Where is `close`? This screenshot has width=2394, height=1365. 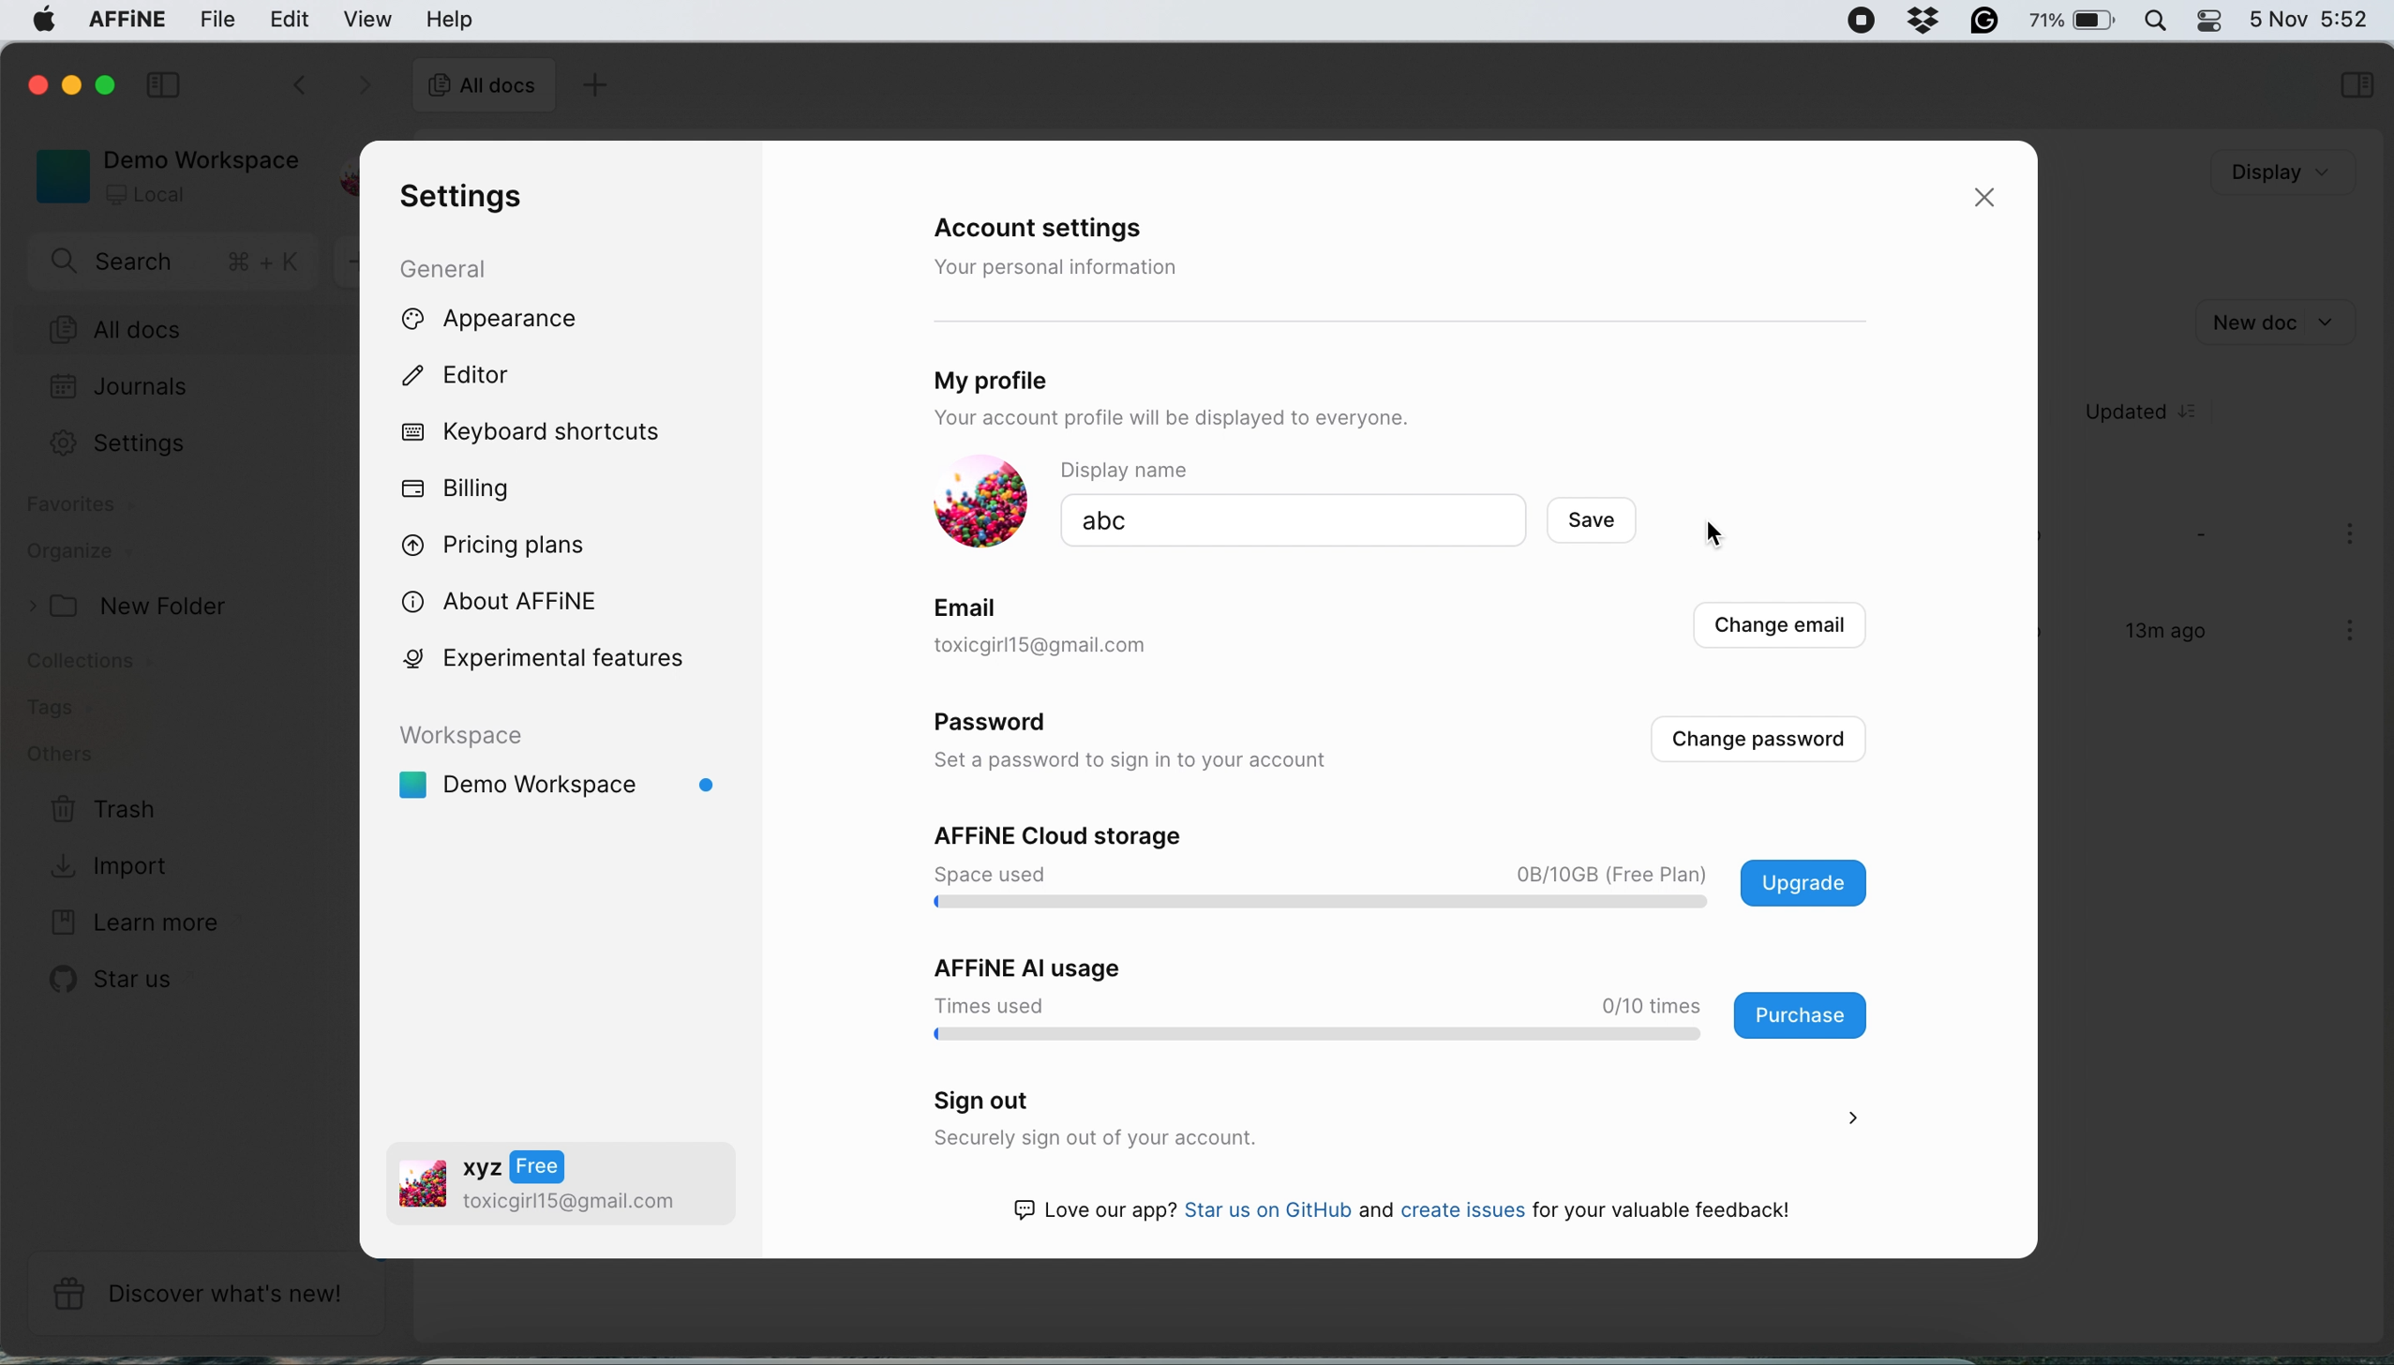
close is located at coordinates (34, 82).